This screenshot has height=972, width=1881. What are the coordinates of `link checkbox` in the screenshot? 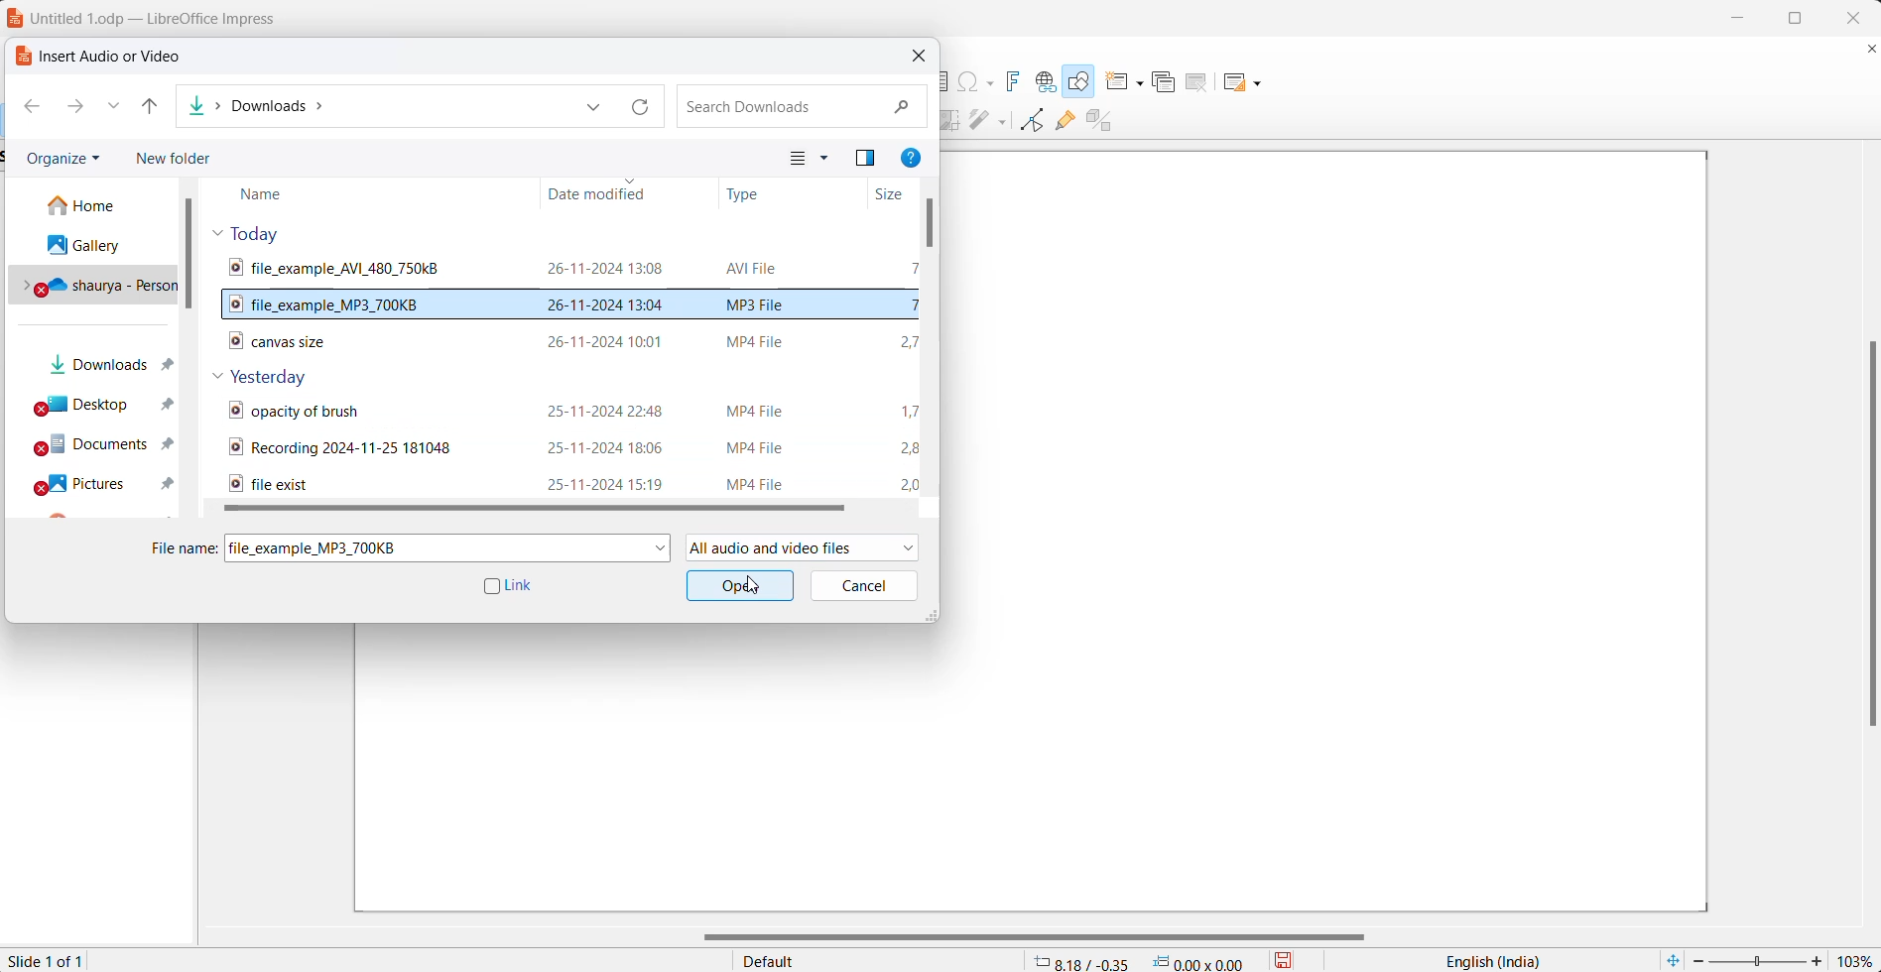 It's located at (509, 587).